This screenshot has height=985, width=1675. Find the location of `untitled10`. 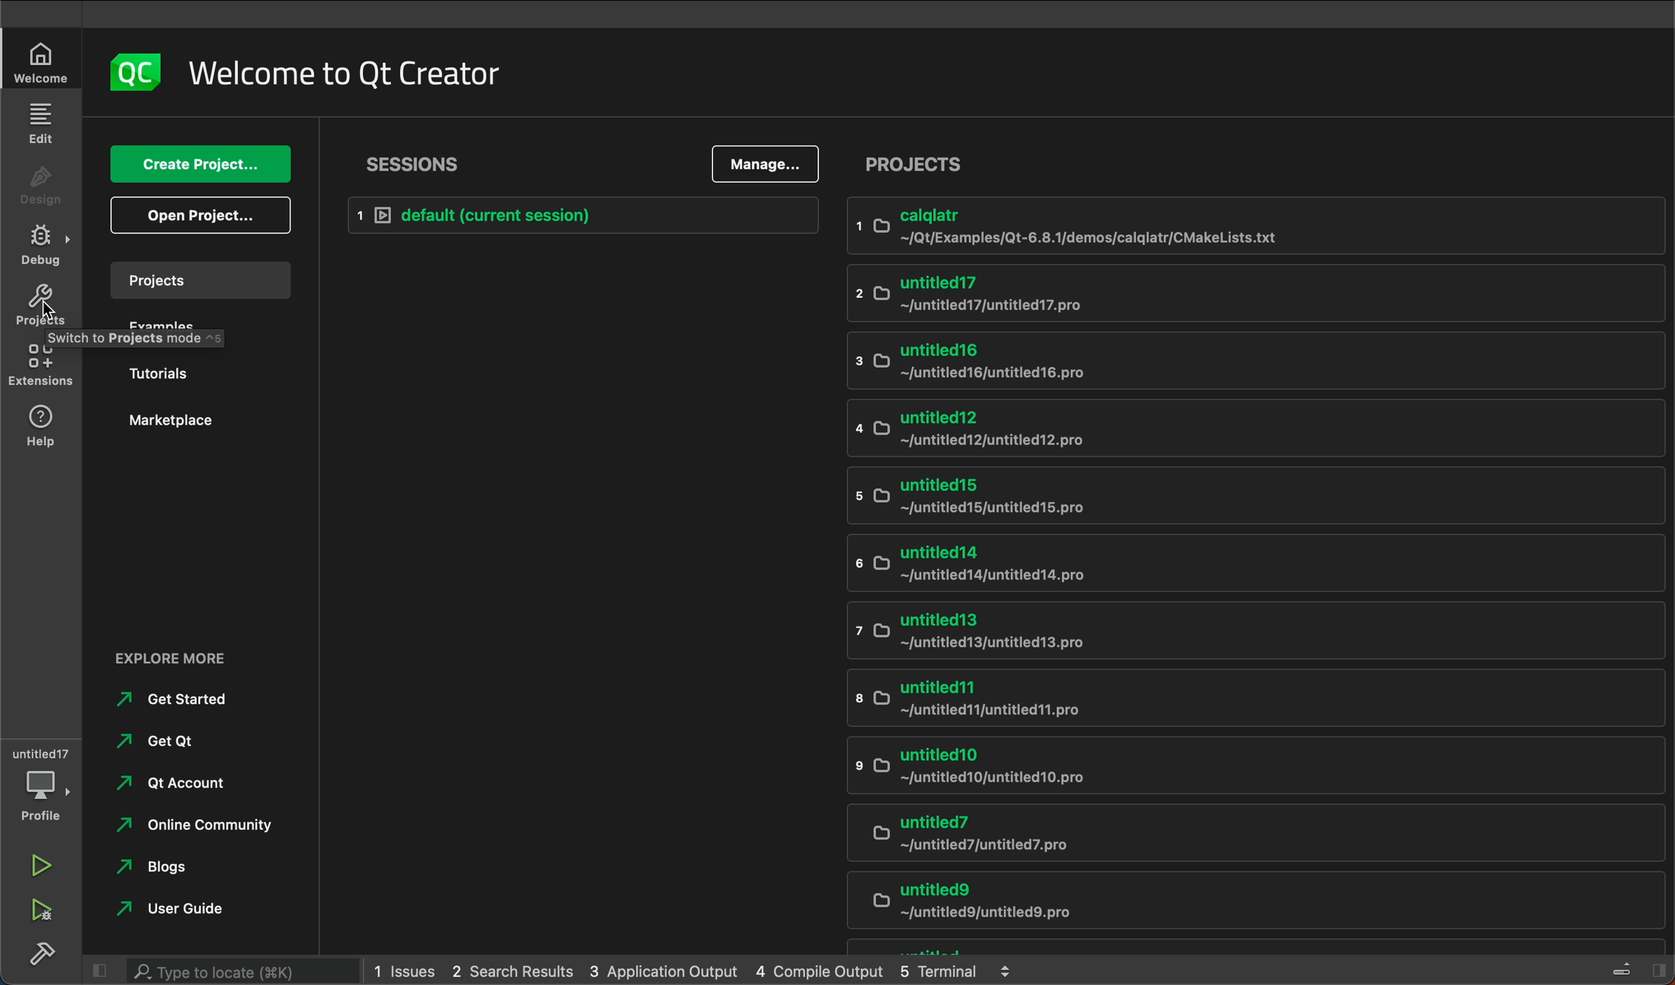

untitled10 is located at coordinates (1242, 766).